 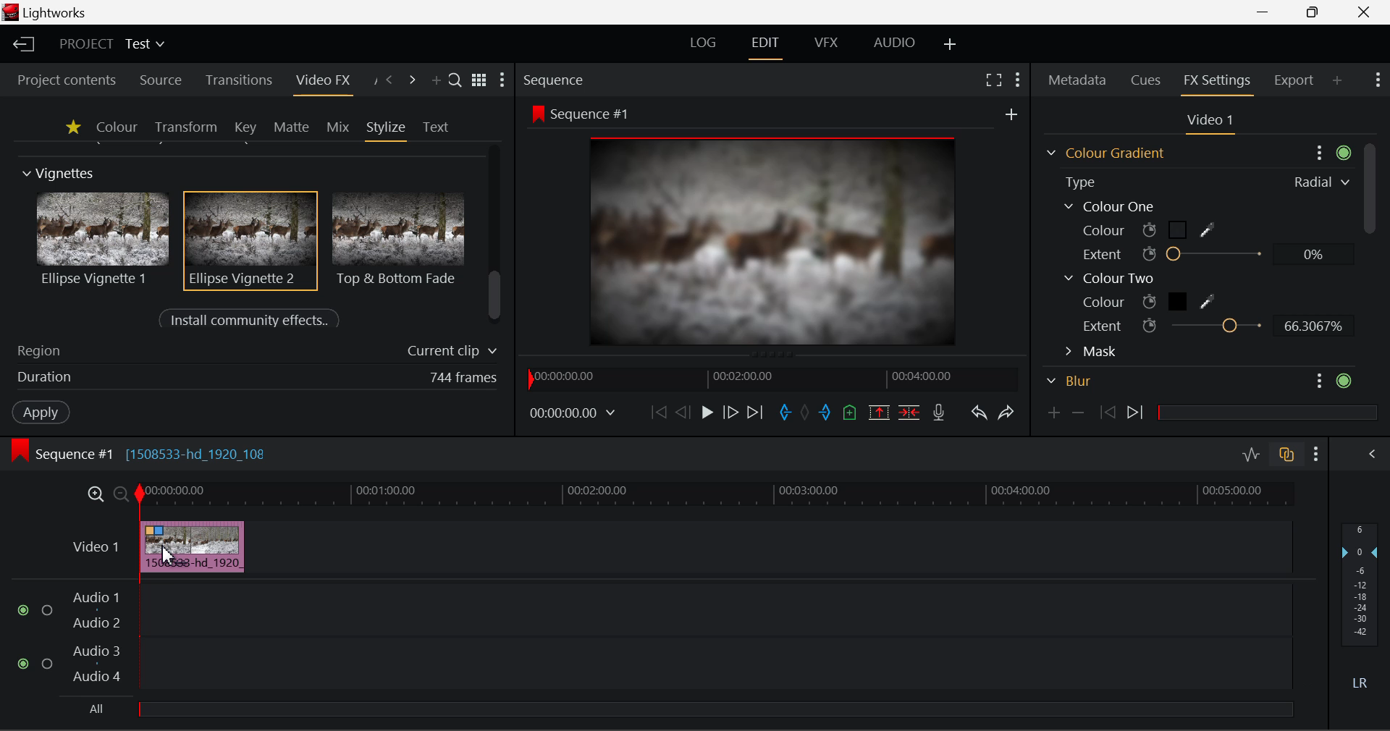 What do you see at coordinates (893, 43) in the screenshot?
I see `AUDIO Layout` at bounding box center [893, 43].